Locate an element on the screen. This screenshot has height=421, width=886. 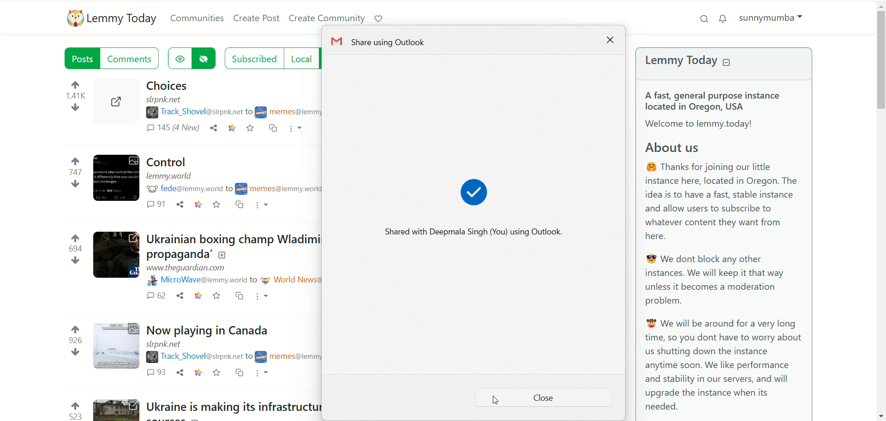
votes up and down is located at coordinates (72, 171).